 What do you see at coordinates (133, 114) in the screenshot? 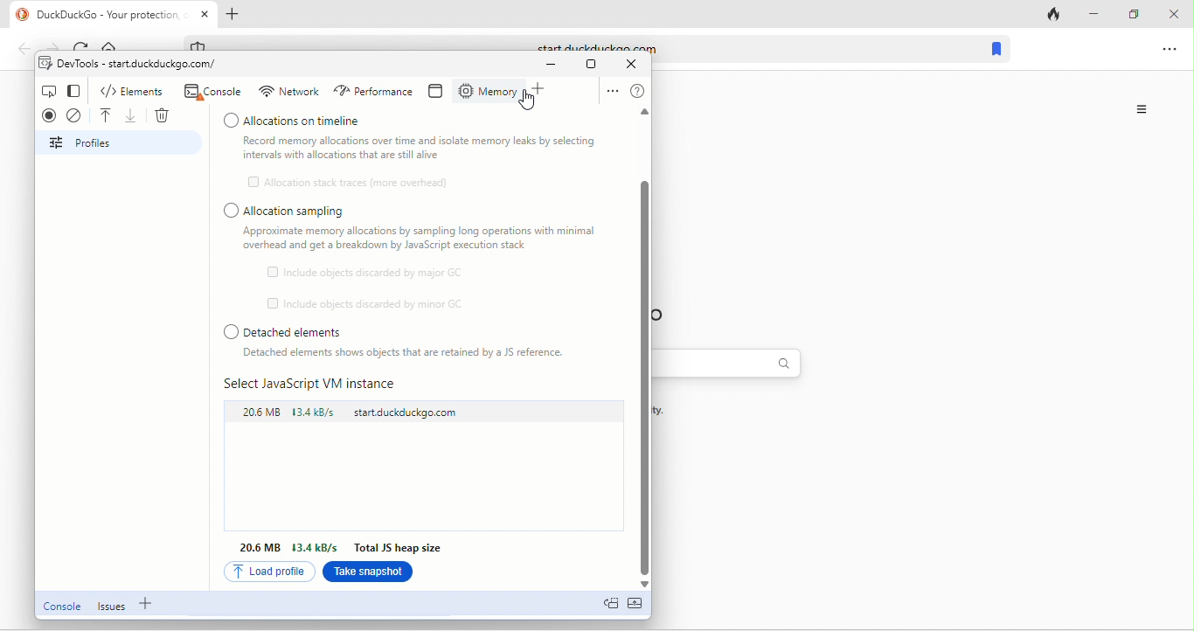
I see `download` at bounding box center [133, 114].